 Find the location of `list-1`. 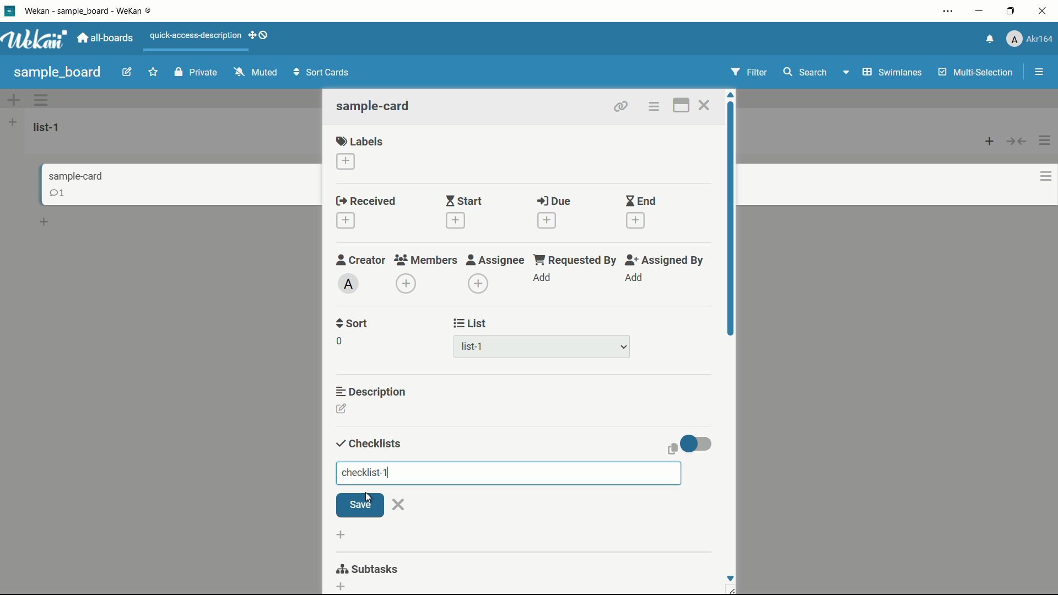

list-1 is located at coordinates (472, 347).